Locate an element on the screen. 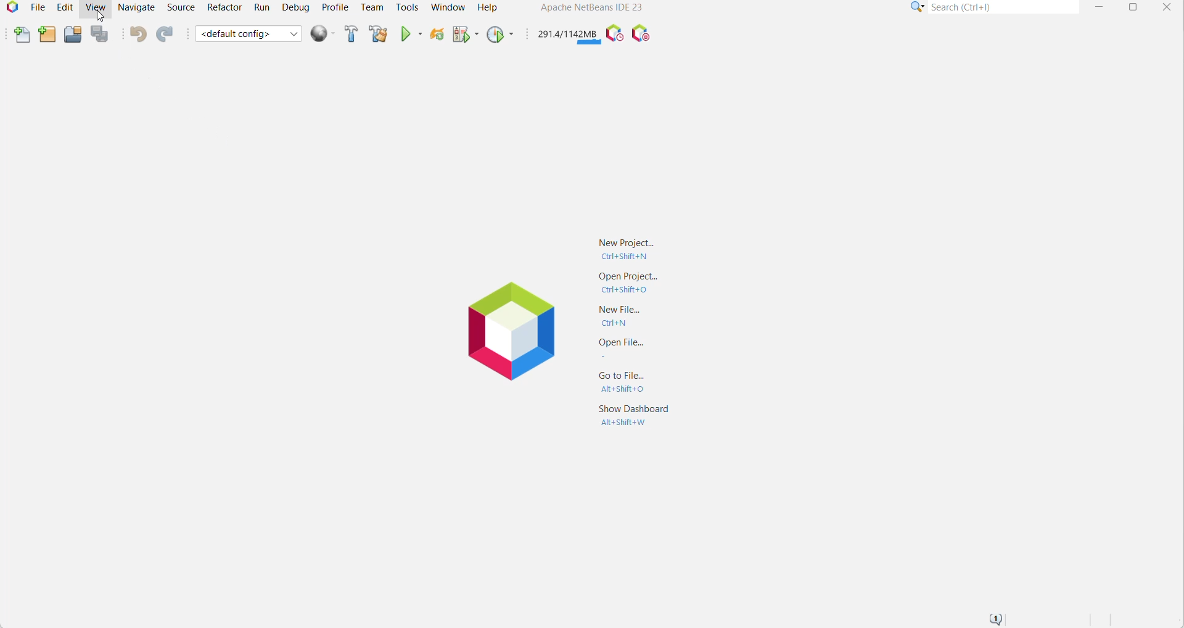 This screenshot has width=1184, height=628. Source is located at coordinates (181, 7).